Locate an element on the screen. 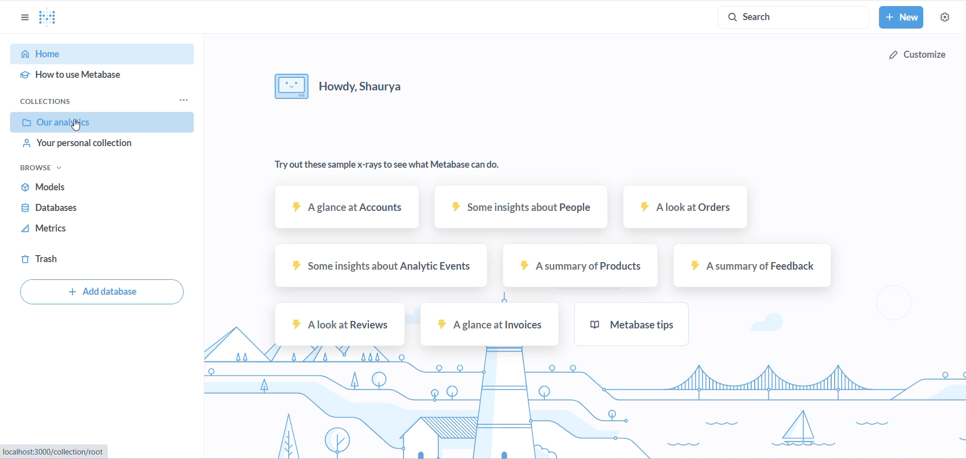 The height and width of the screenshot is (459, 966). browse is located at coordinates (61, 168).